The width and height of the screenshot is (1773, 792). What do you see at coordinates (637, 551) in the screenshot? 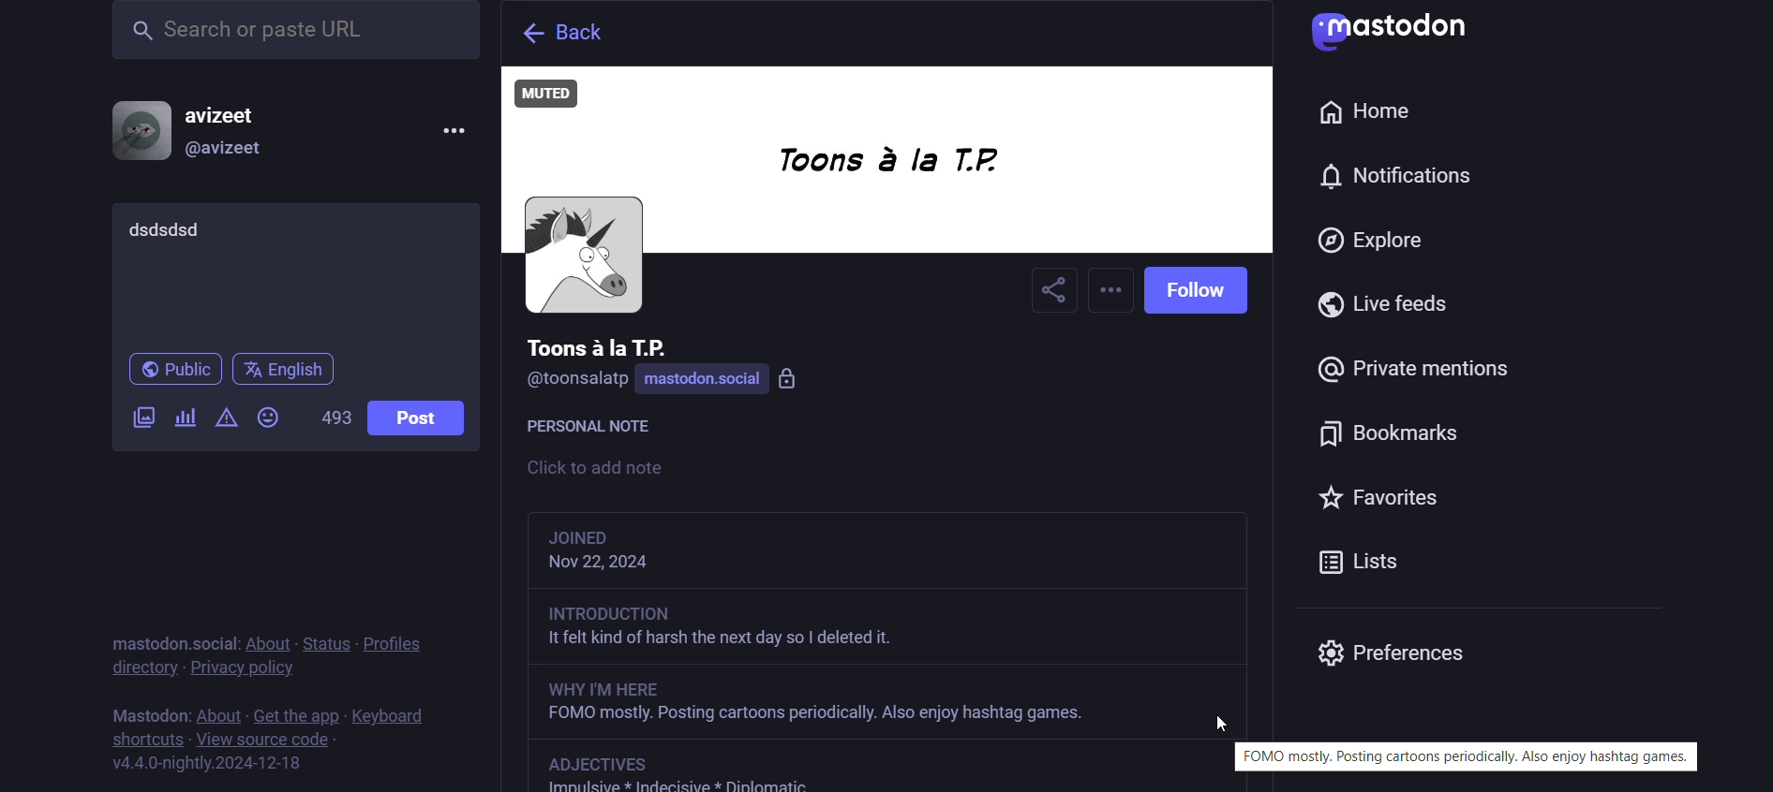
I see `user informatin` at bounding box center [637, 551].